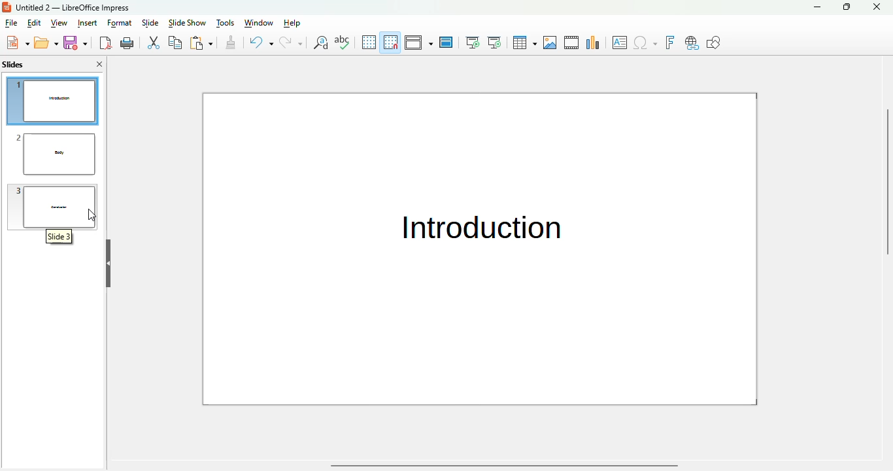  Describe the element at coordinates (342, 42) in the screenshot. I see `spelling` at that location.